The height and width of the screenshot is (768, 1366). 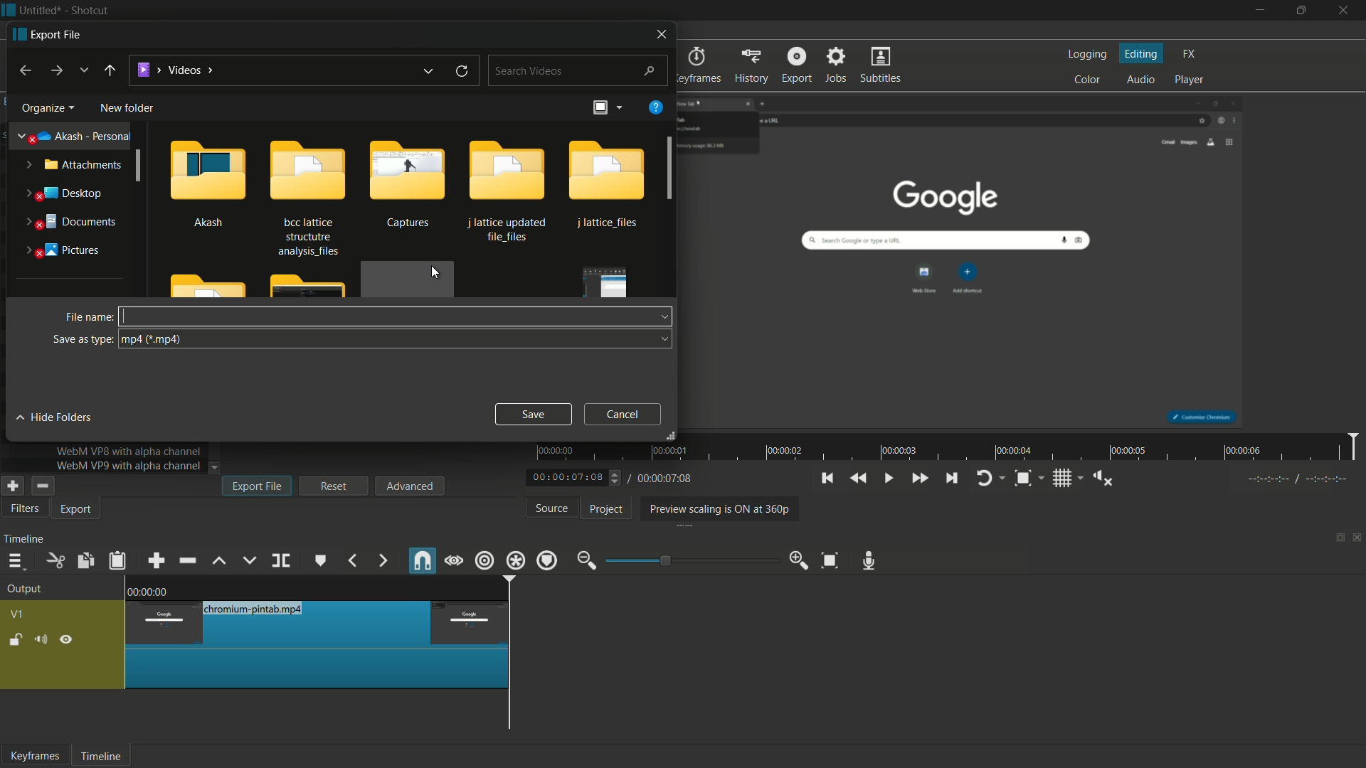 What do you see at coordinates (950, 479) in the screenshot?
I see `skip to the next point` at bounding box center [950, 479].